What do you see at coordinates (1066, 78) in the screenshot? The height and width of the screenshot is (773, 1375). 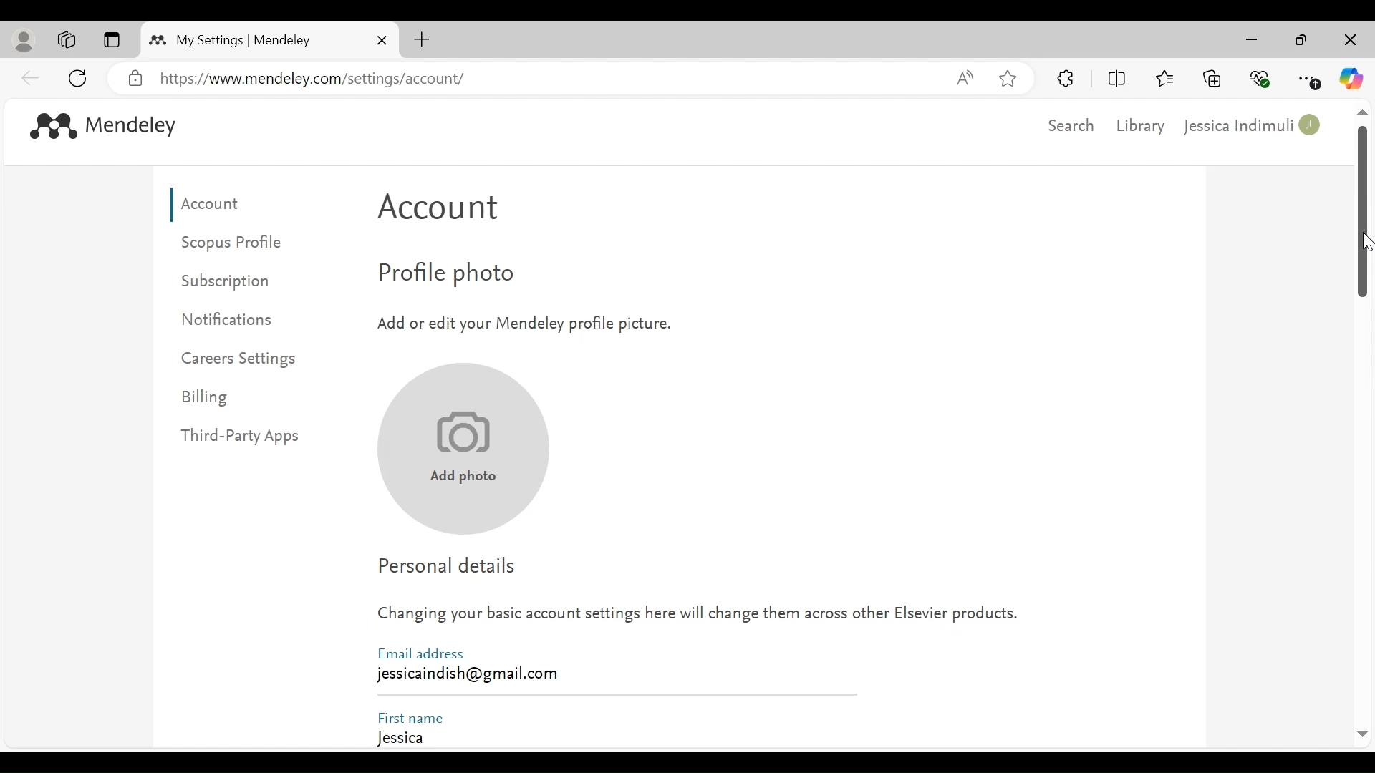 I see `Extensions` at bounding box center [1066, 78].